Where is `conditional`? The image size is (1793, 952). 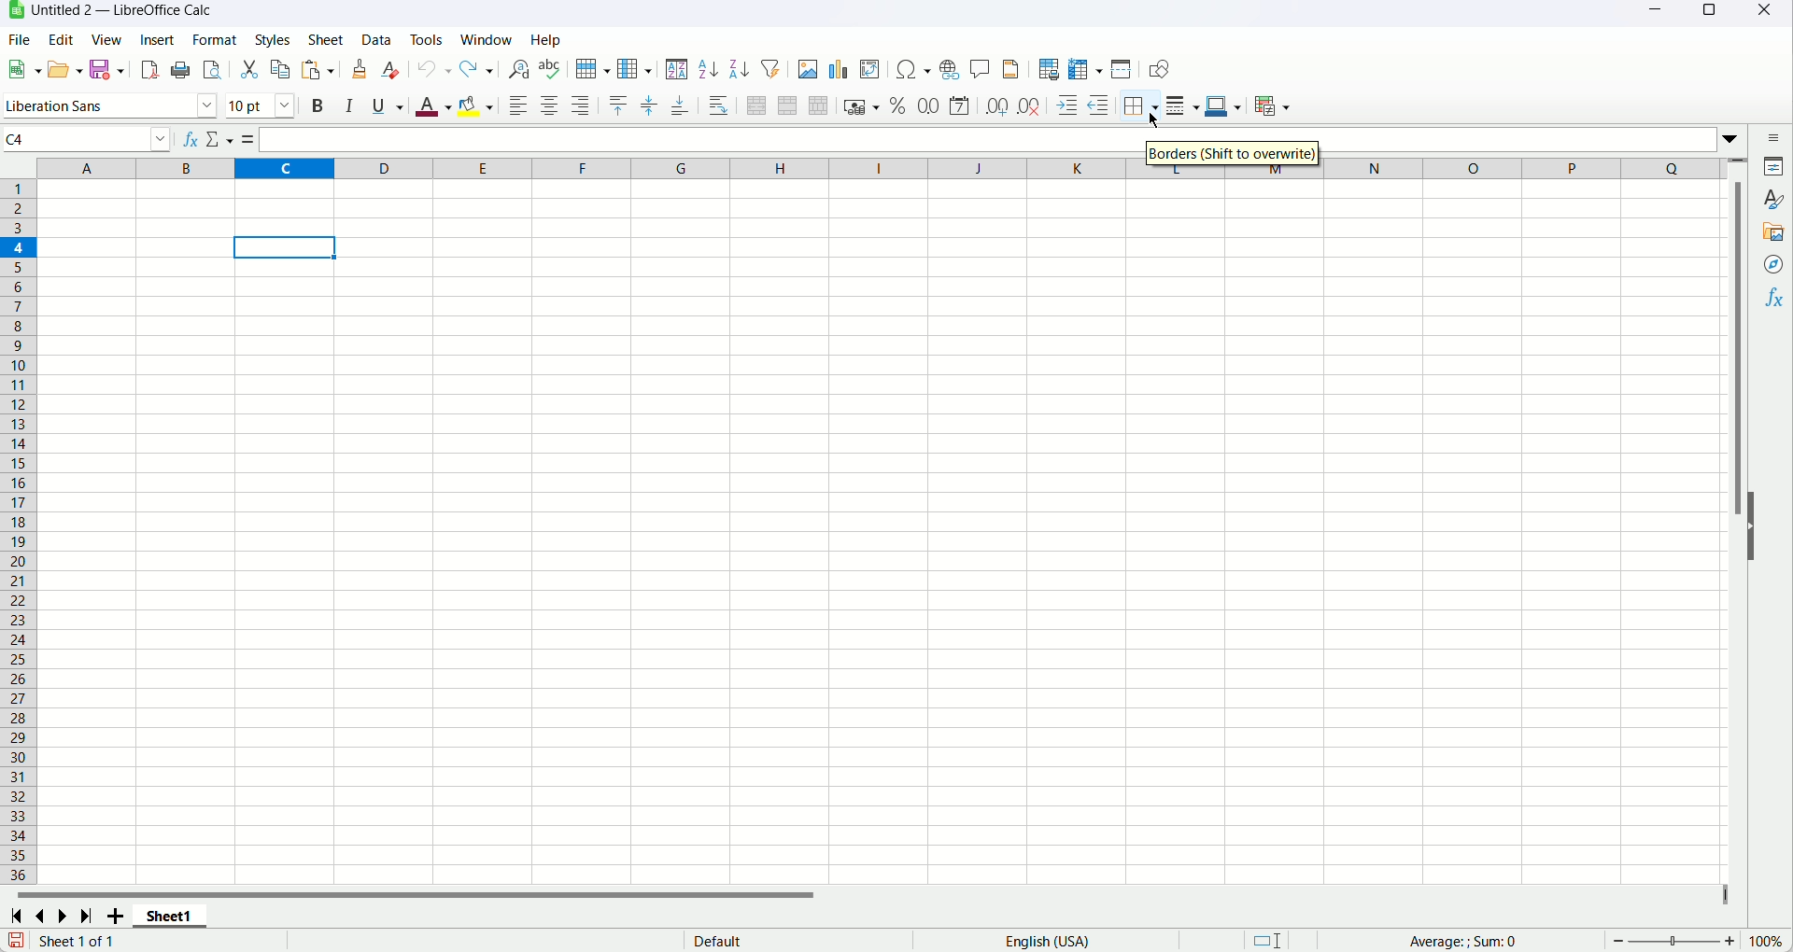
conditional is located at coordinates (1275, 105).